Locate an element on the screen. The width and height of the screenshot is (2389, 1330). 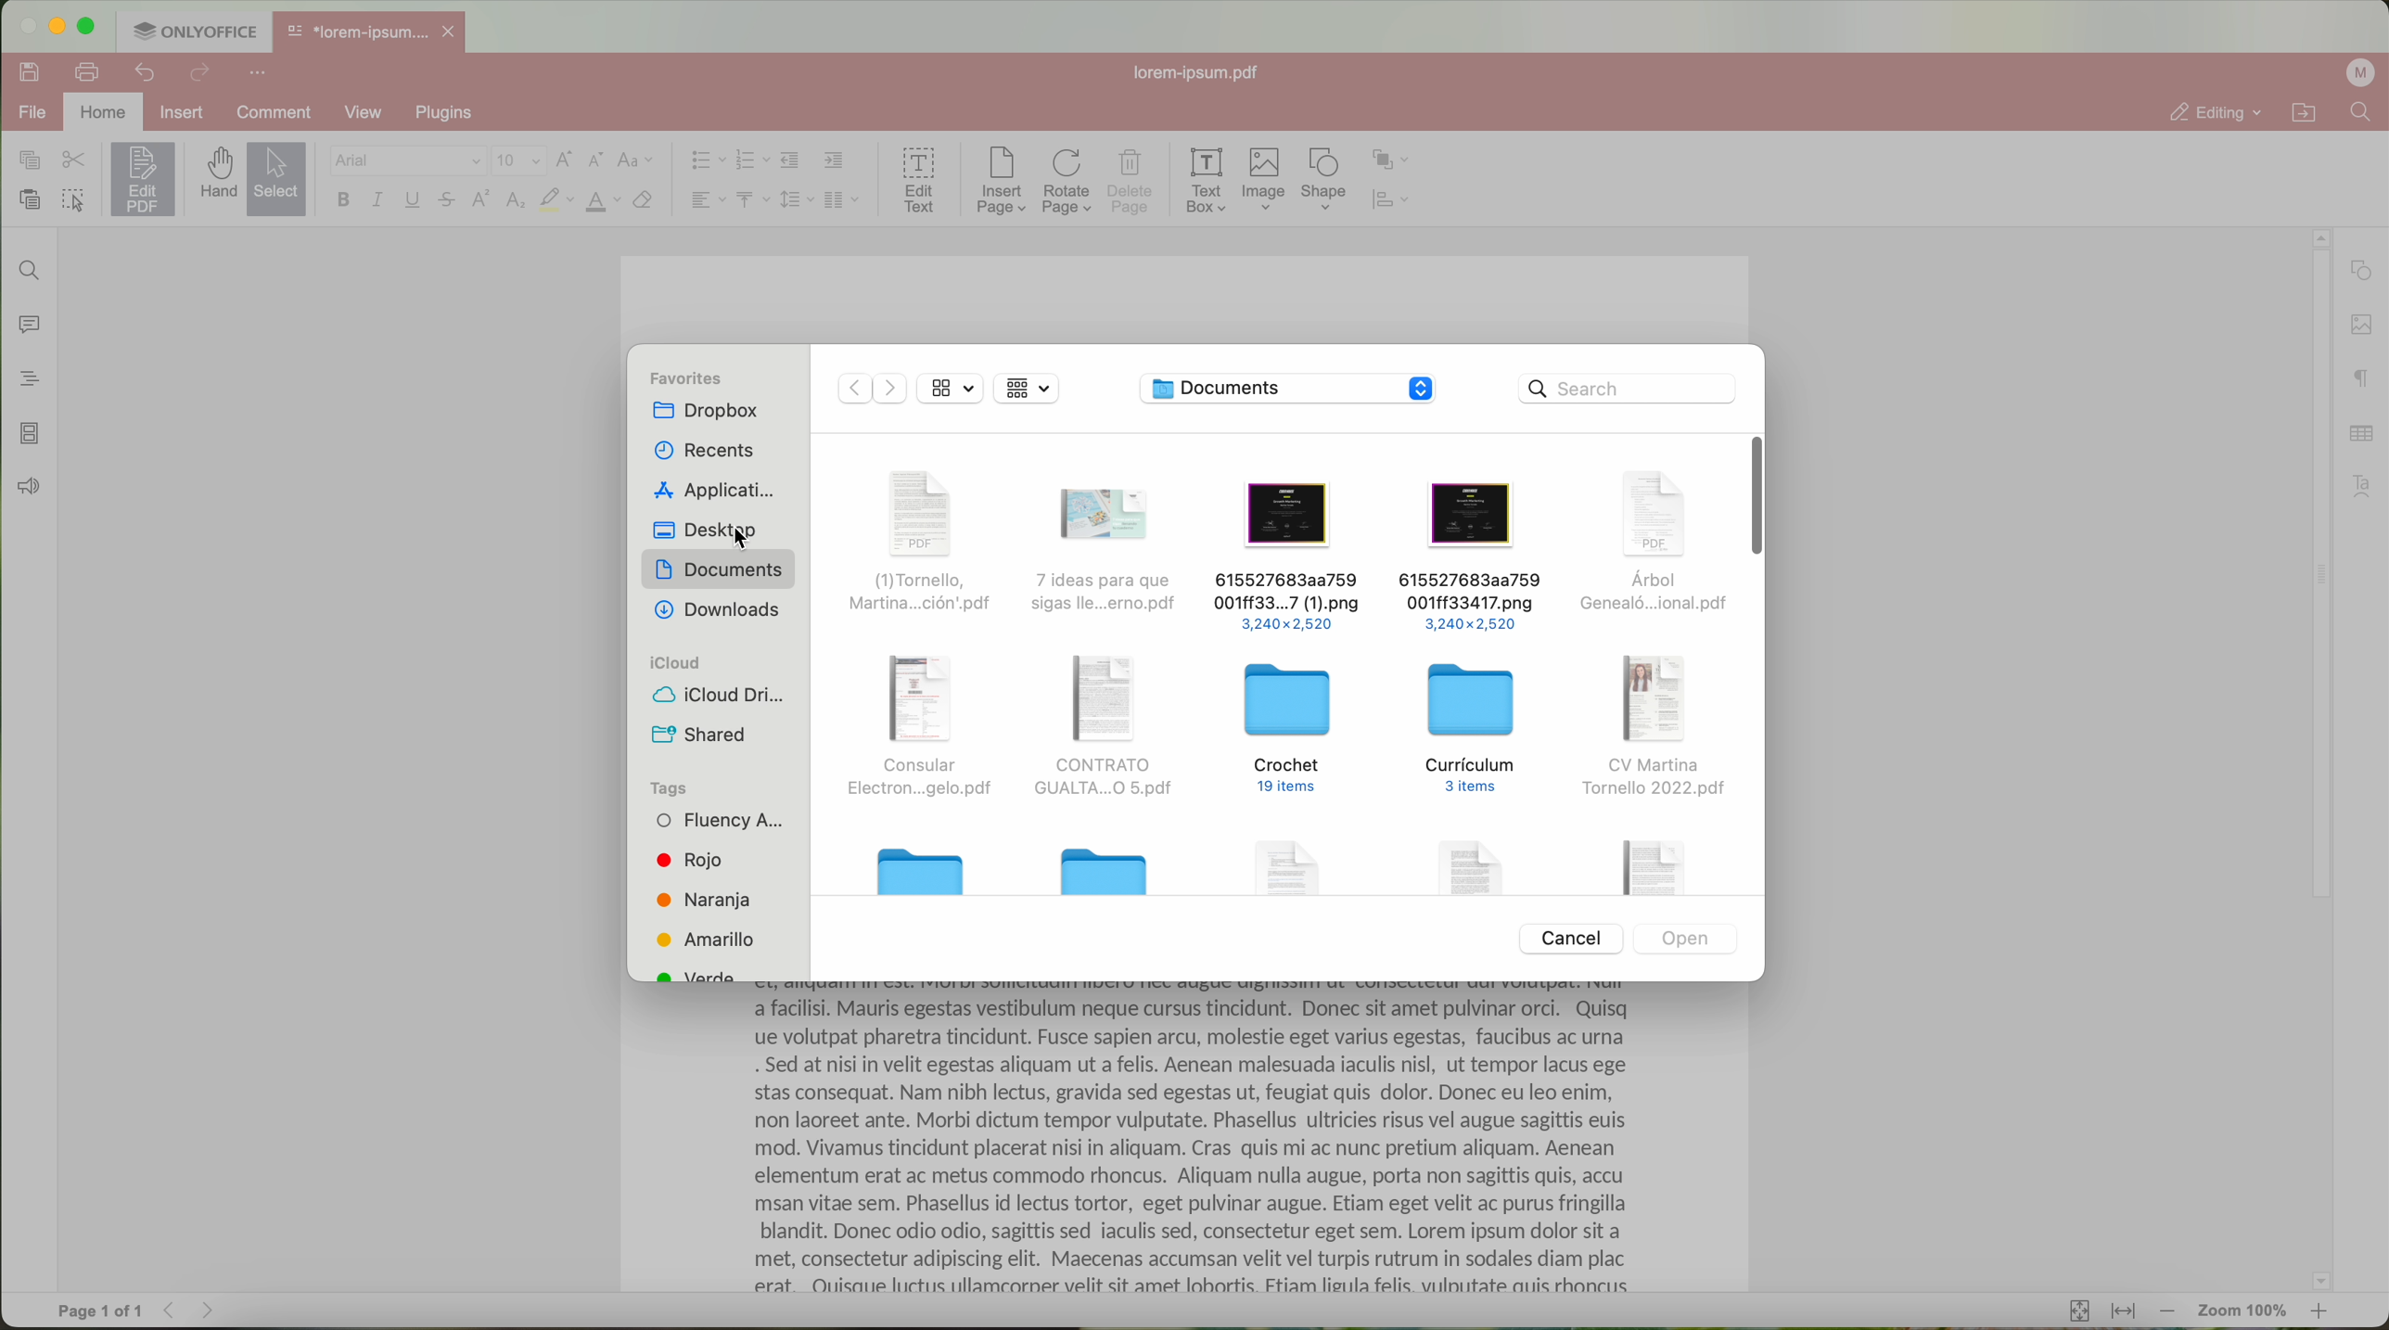
superscript is located at coordinates (482, 198).